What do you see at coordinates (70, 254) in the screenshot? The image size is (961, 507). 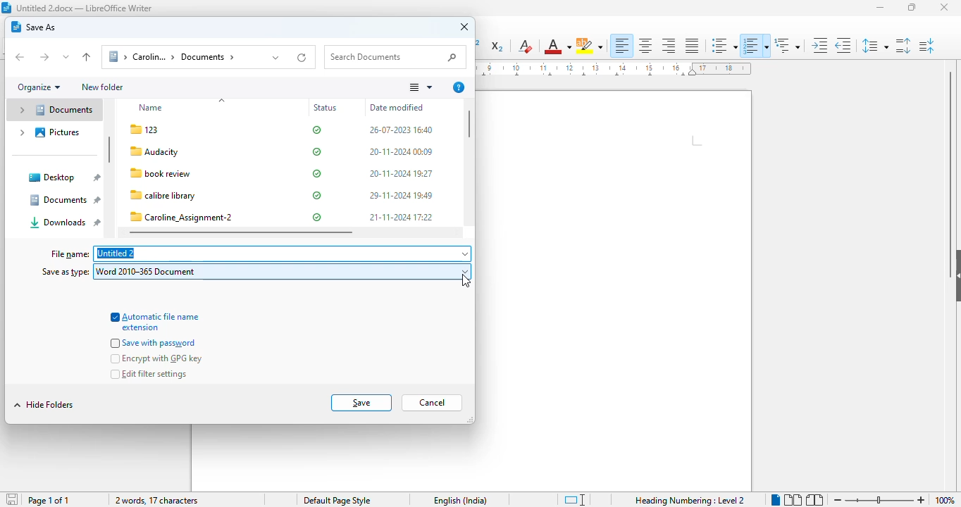 I see `file name: ` at bounding box center [70, 254].